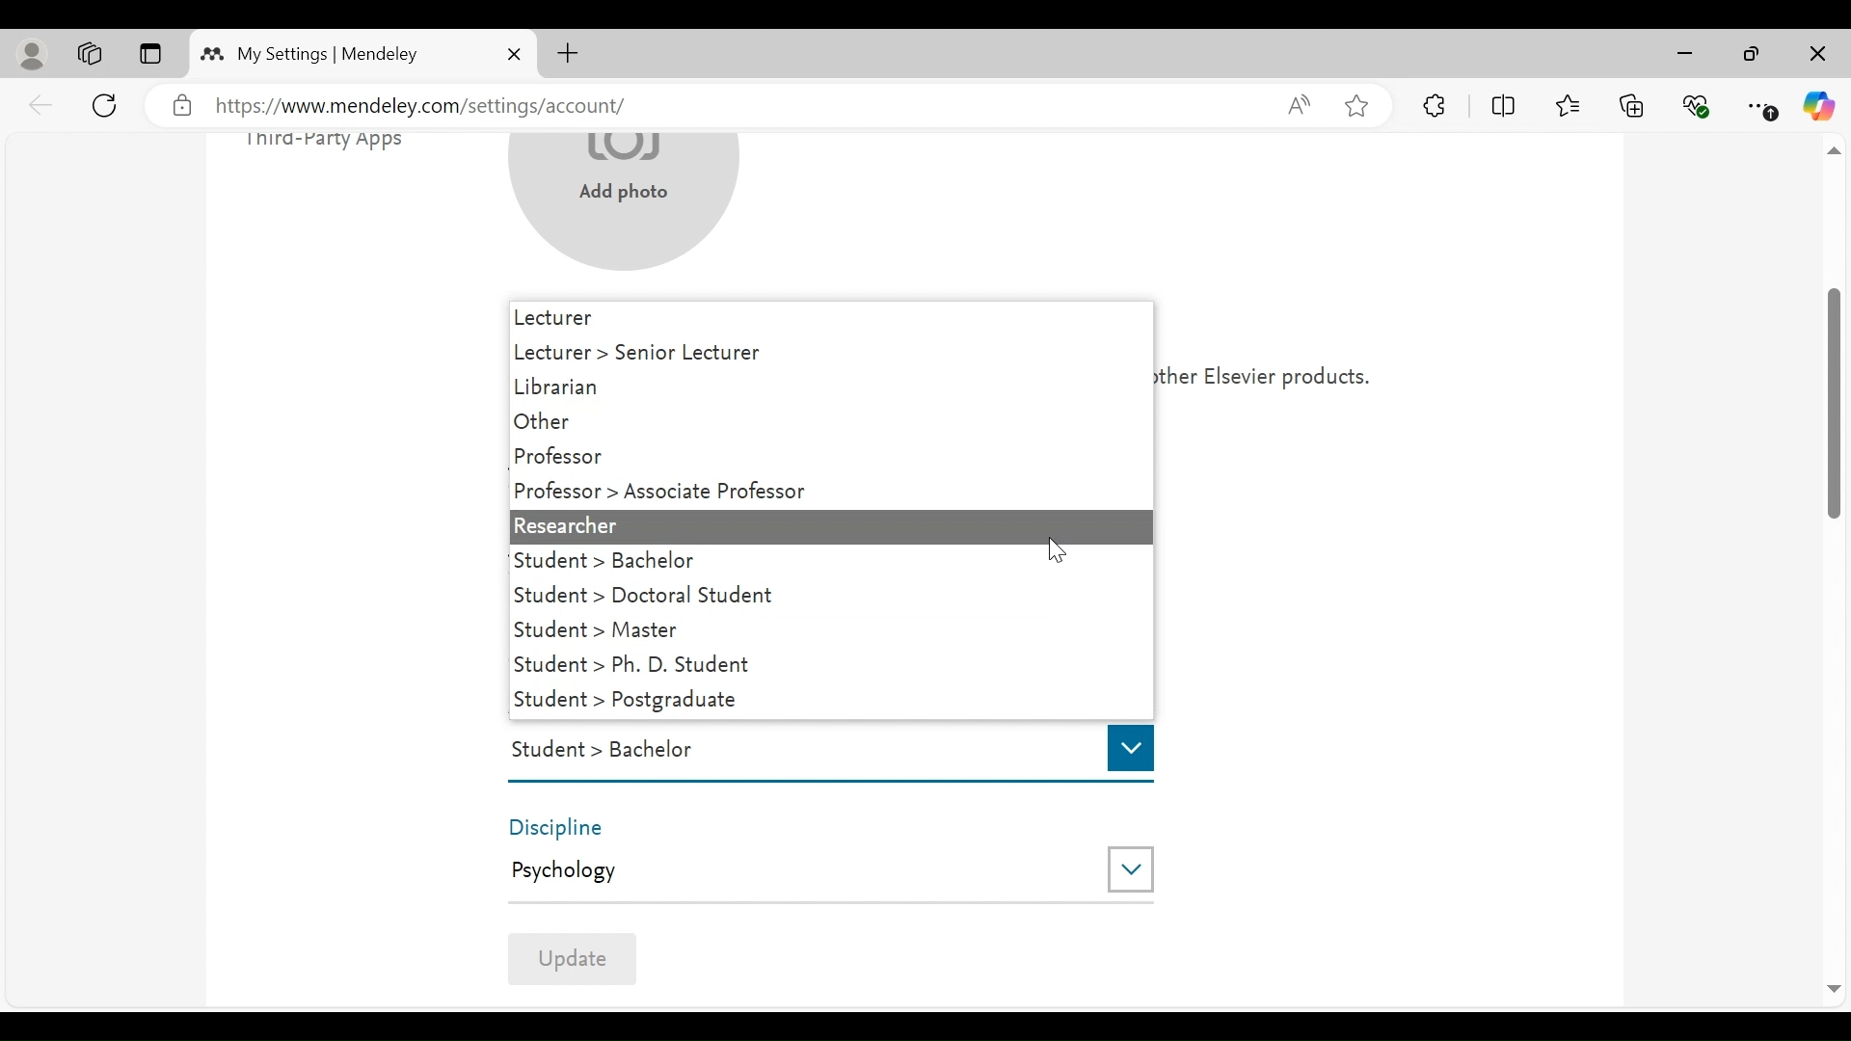 The width and height of the screenshot is (1851, 1041). What do you see at coordinates (1819, 106) in the screenshot?
I see `Copilot` at bounding box center [1819, 106].